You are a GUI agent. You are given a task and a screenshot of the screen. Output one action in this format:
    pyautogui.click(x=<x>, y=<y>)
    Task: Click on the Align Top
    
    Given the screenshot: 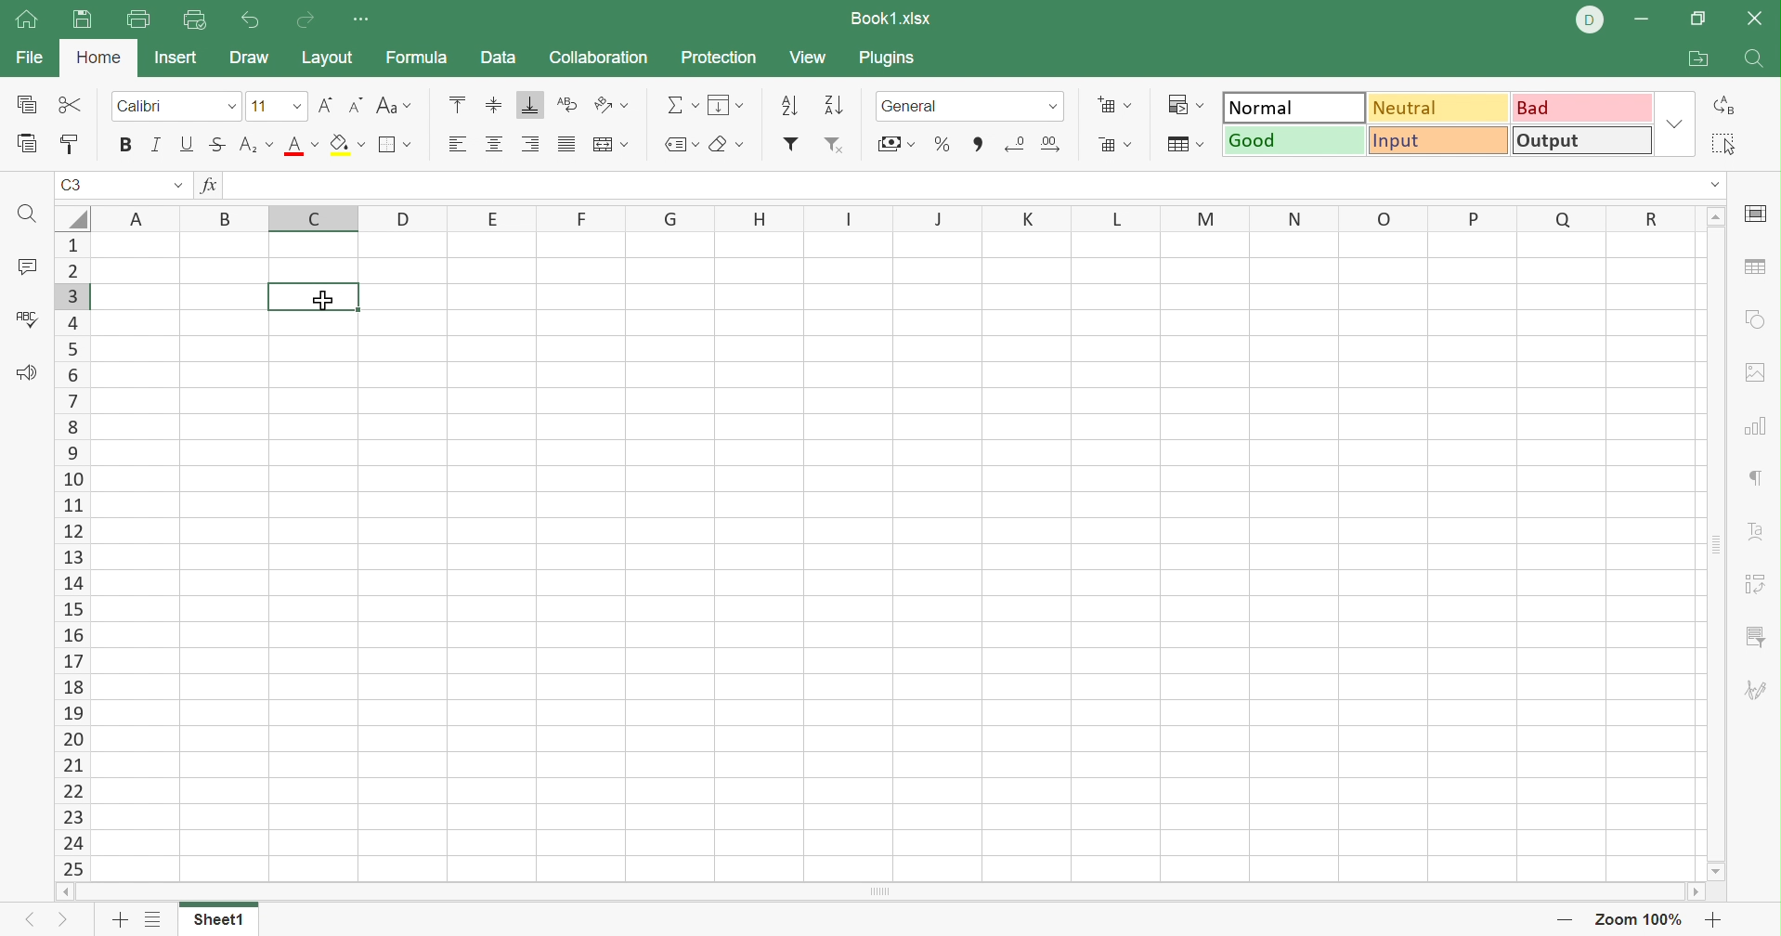 What is the action you would take?
    pyautogui.click(x=461, y=101)
    